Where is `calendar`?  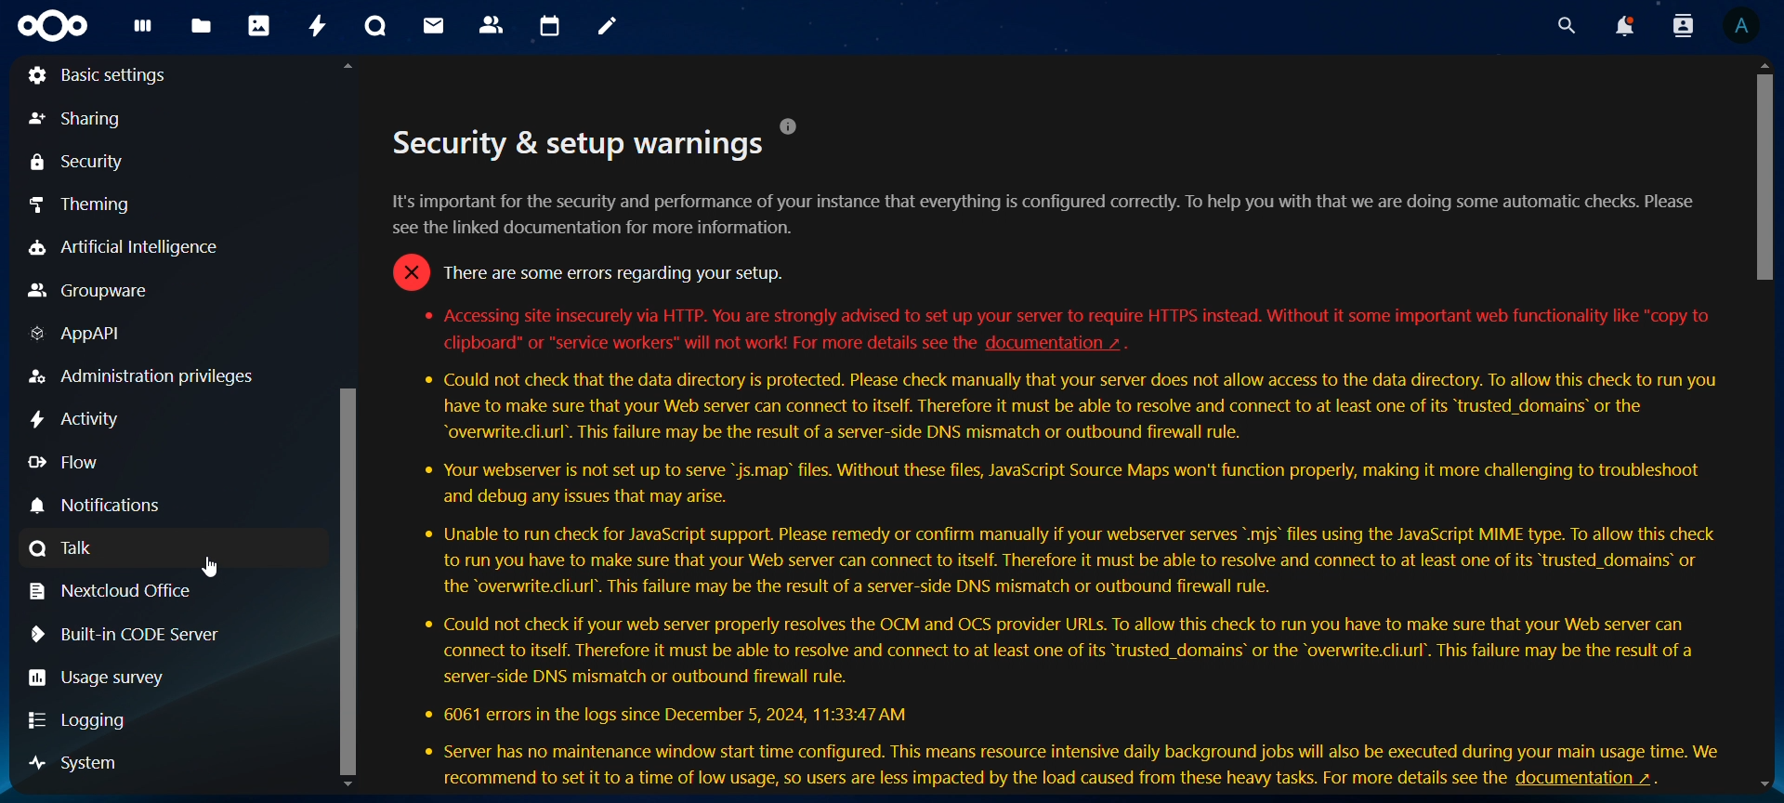 calendar is located at coordinates (551, 26).